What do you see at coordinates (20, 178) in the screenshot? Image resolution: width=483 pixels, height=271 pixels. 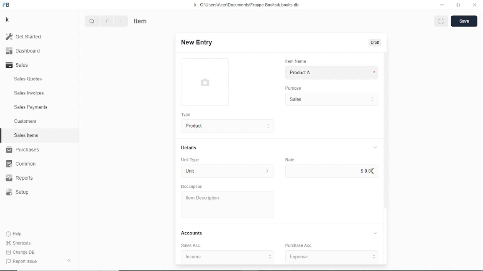 I see `Reports` at bounding box center [20, 178].